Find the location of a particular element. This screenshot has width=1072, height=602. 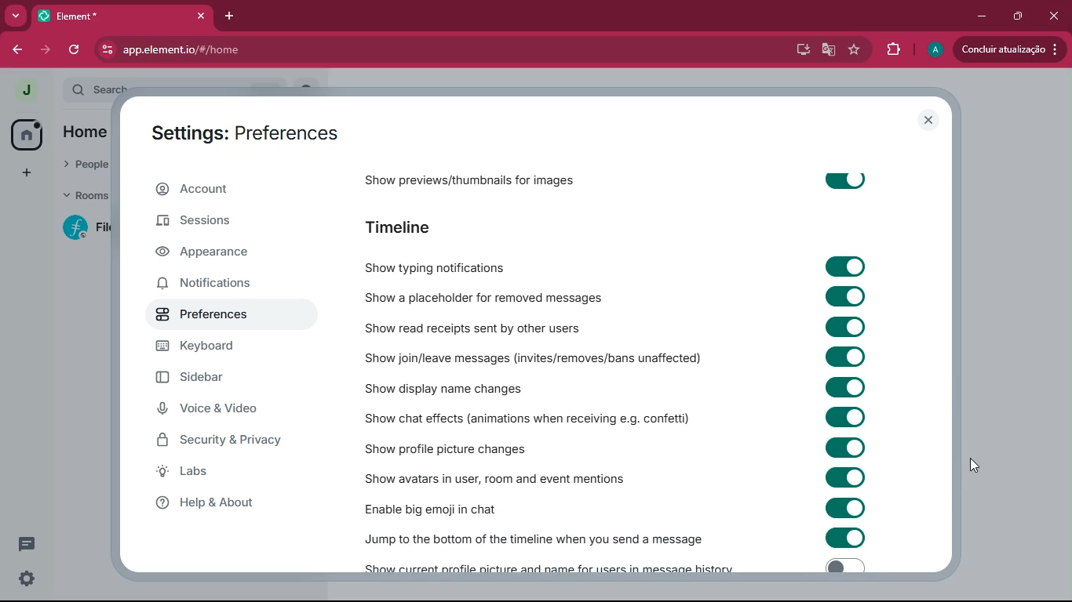

show a placeholder for removed messages is located at coordinates (487, 296).